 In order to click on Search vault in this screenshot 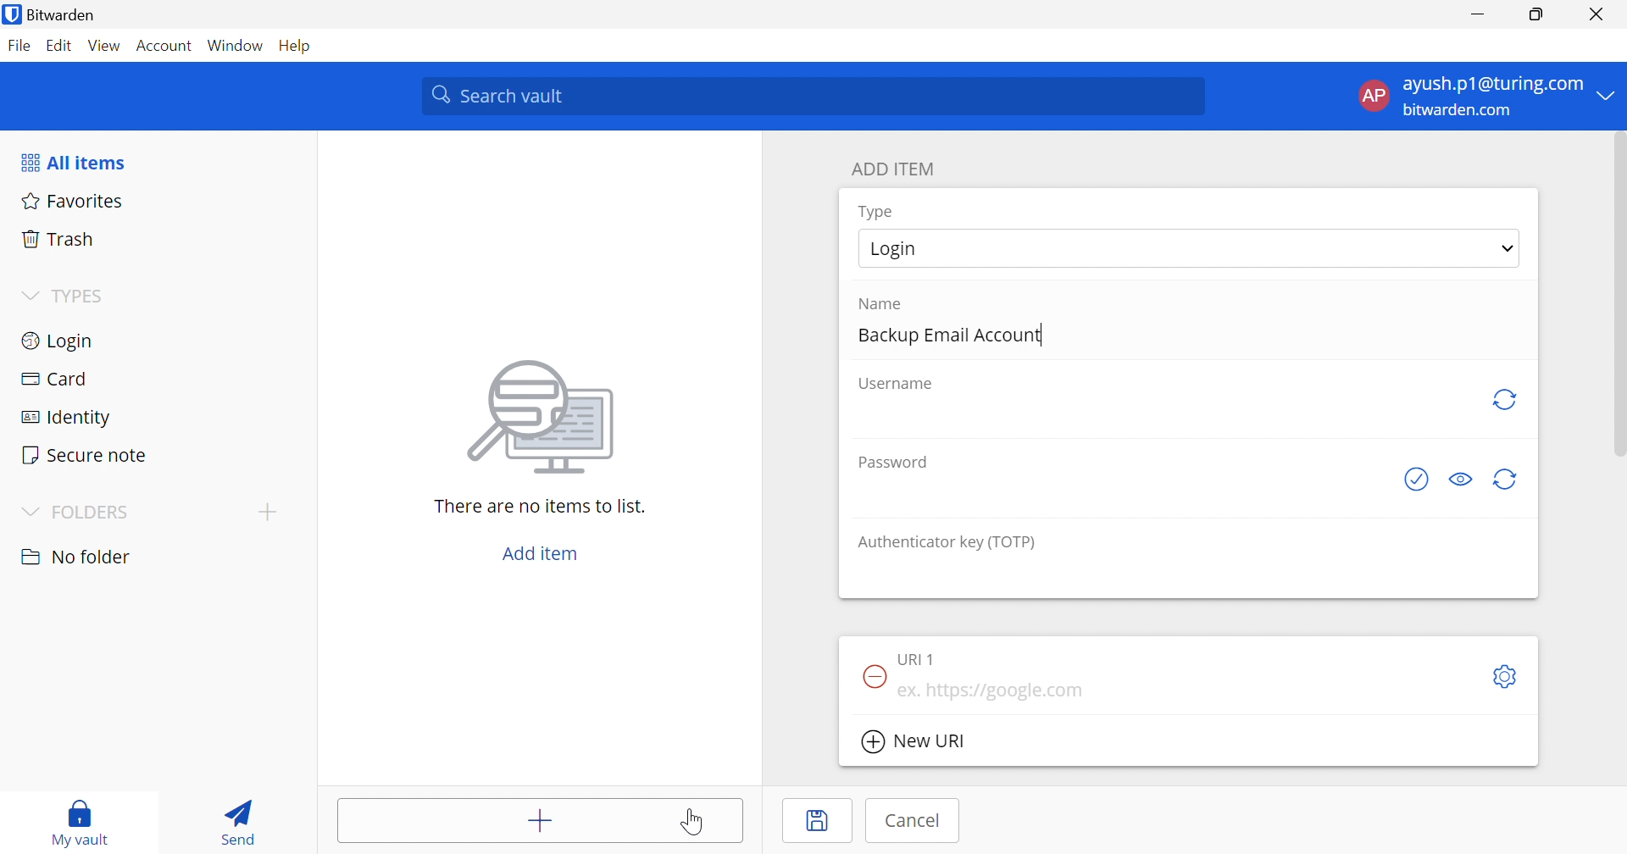, I will do `click(817, 97)`.